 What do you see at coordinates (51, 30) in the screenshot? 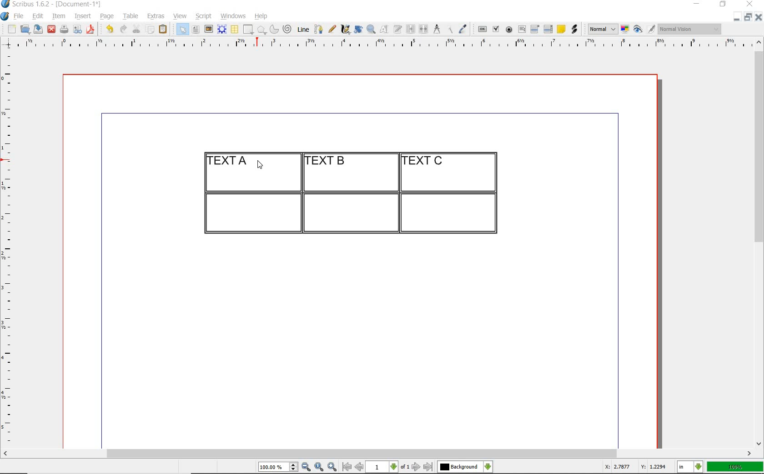
I see `close` at bounding box center [51, 30].